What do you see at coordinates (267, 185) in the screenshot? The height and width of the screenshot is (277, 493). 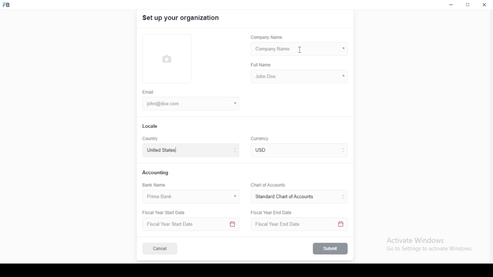 I see `Chart of Accounts` at bounding box center [267, 185].